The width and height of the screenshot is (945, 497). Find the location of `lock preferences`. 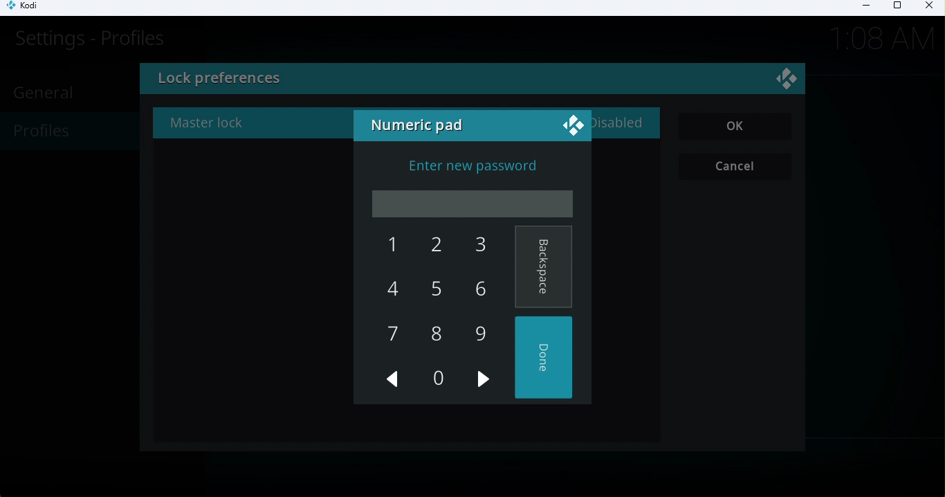

lock preferences is located at coordinates (325, 80).